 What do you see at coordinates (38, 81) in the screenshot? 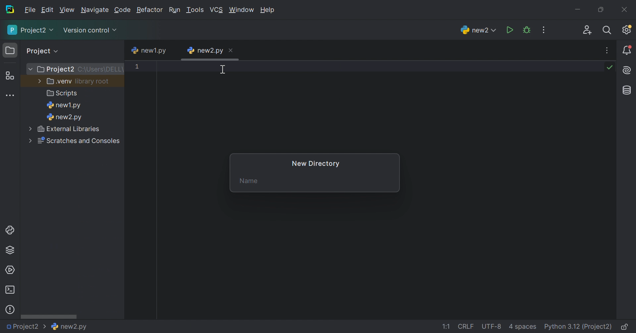
I see `More` at bounding box center [38, 81].